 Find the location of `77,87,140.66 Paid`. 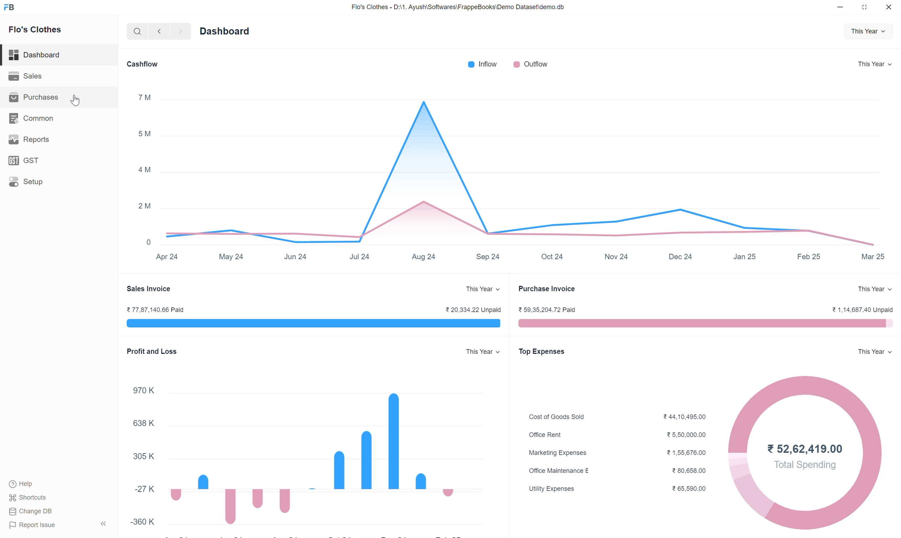

77,87,140.66 Paid is located at coordinates (155, 310).